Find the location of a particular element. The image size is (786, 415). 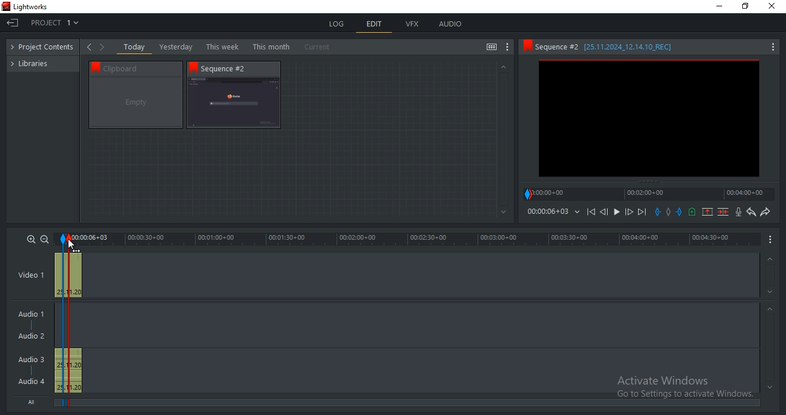

delete marked section is located at coordinates (724, 212).